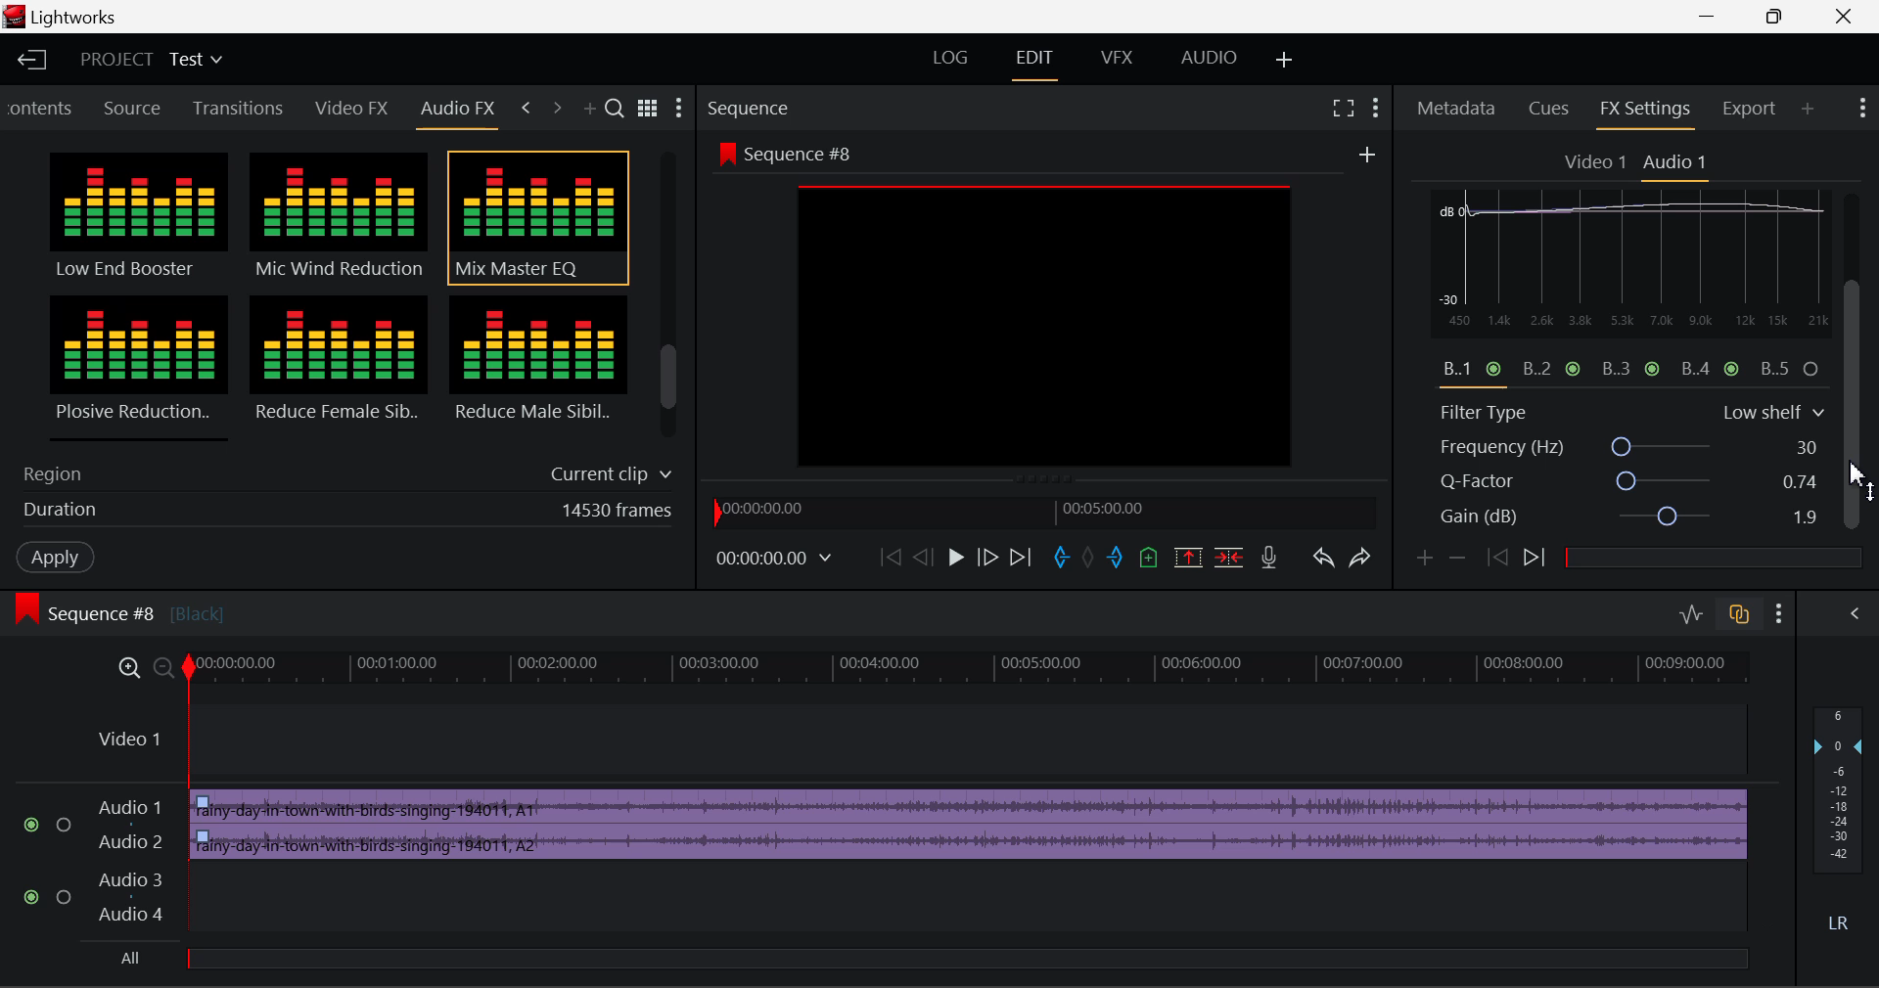  What do you see at coordinates (986, 559) in the screenshot?
I see `Go Forward` at bounding box center [986, 559].